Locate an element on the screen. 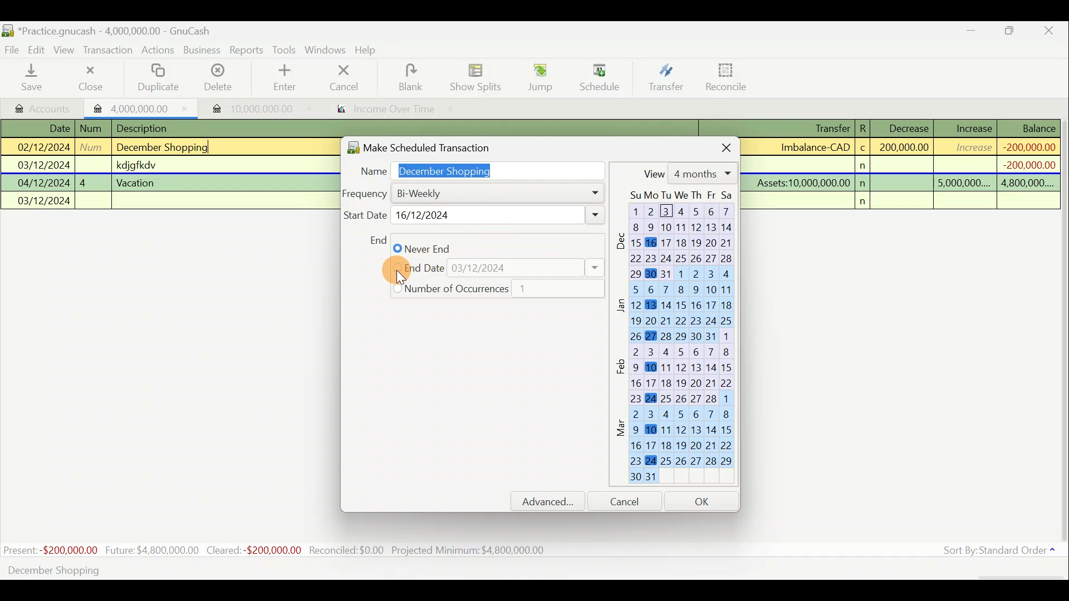 This screenshot has width=1069, height=601. Report is located at coordinates (382, 110).